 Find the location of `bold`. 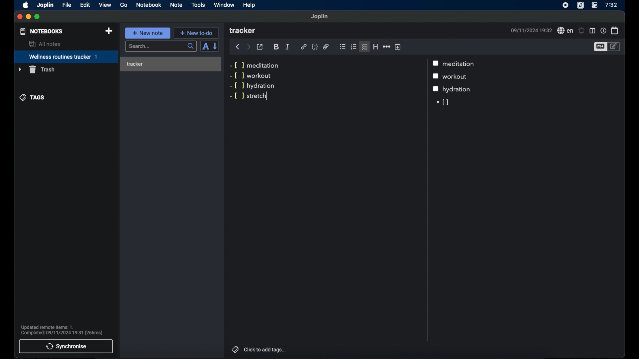

bold is located at coordinates (276, 47).